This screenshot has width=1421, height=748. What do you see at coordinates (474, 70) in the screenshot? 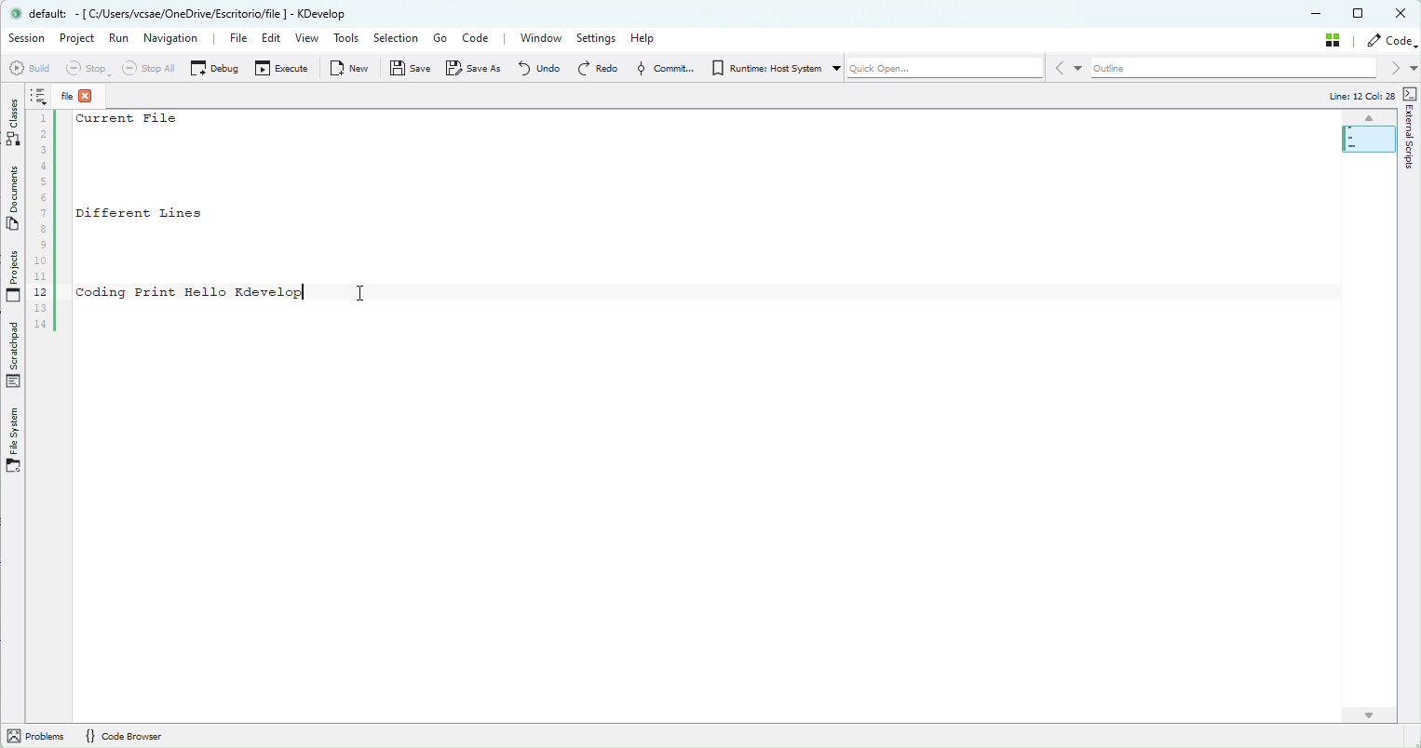
I see `Save as` at bounding box center [474, 70].